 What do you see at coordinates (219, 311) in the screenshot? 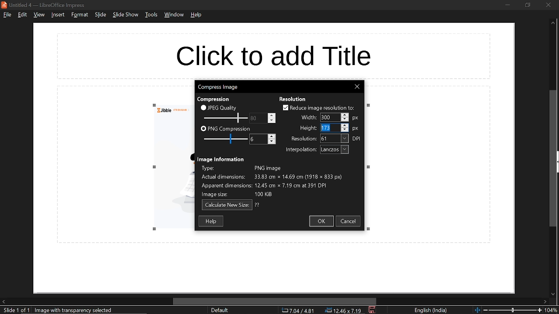
I see `sheet style` at bounding box center [219, 311].